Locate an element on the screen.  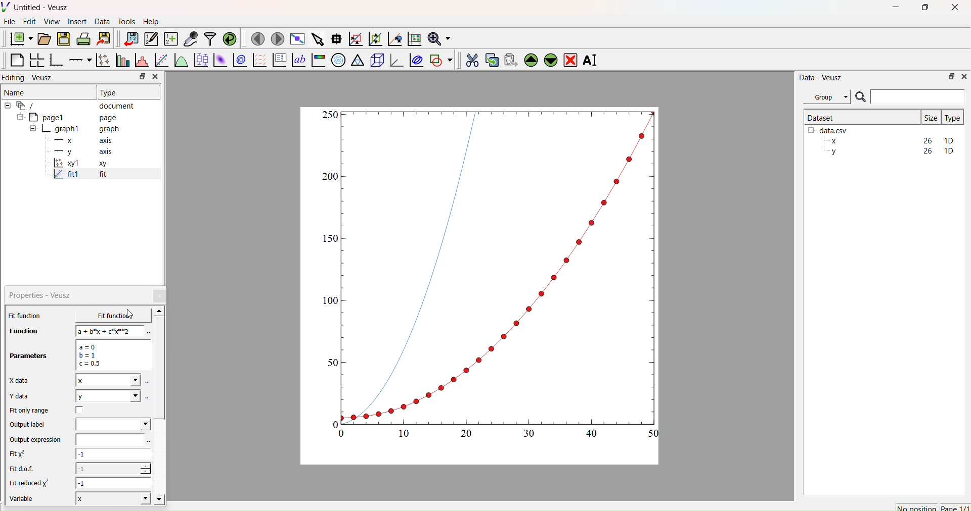
Fit dof. is located at coordinates (24, 470).